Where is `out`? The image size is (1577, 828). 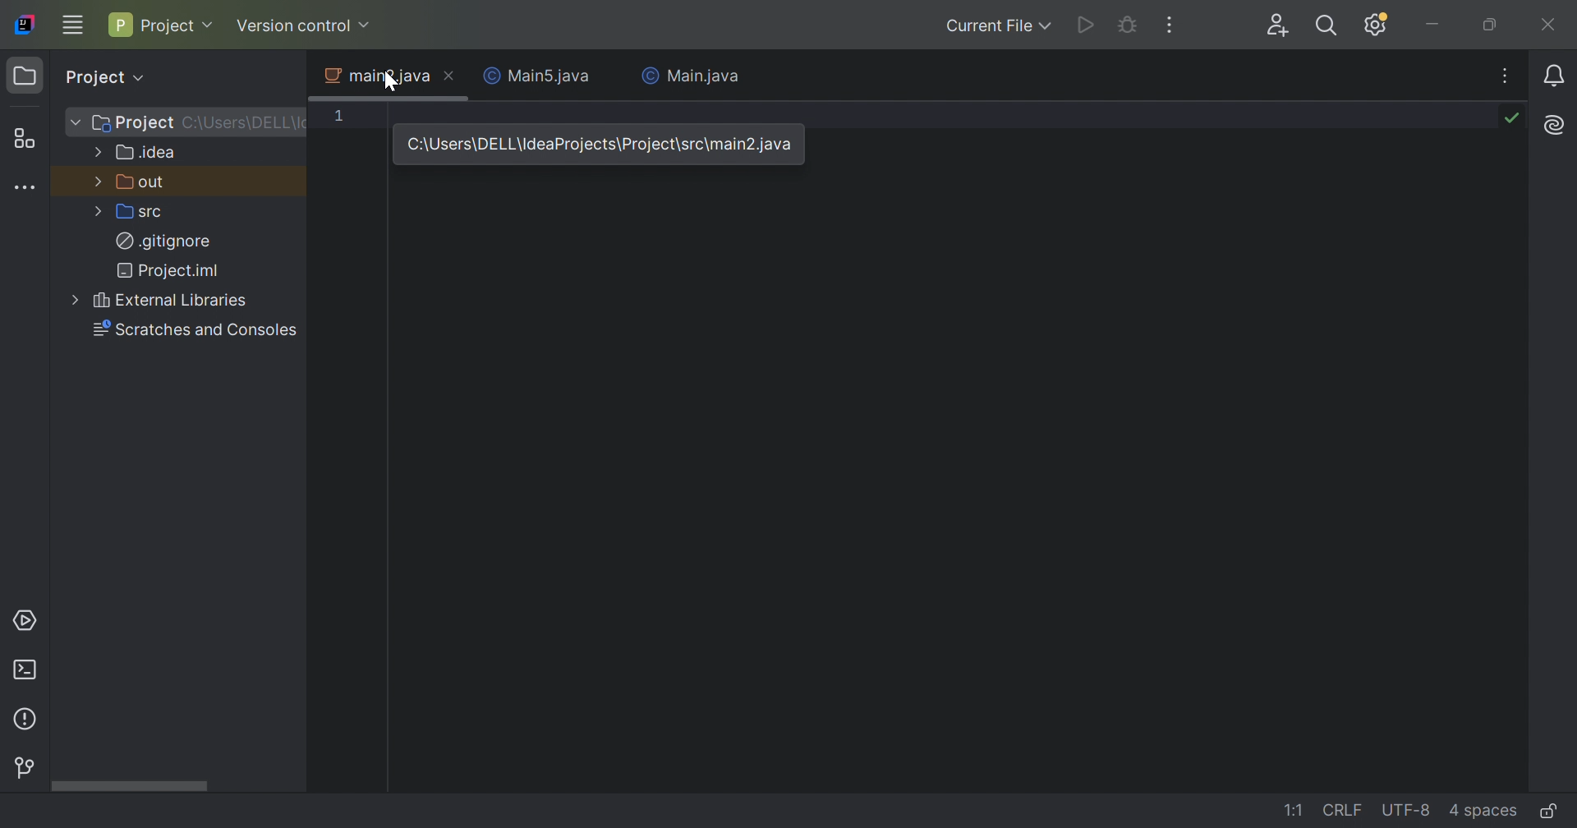
out is located at coordinates (144, 183).